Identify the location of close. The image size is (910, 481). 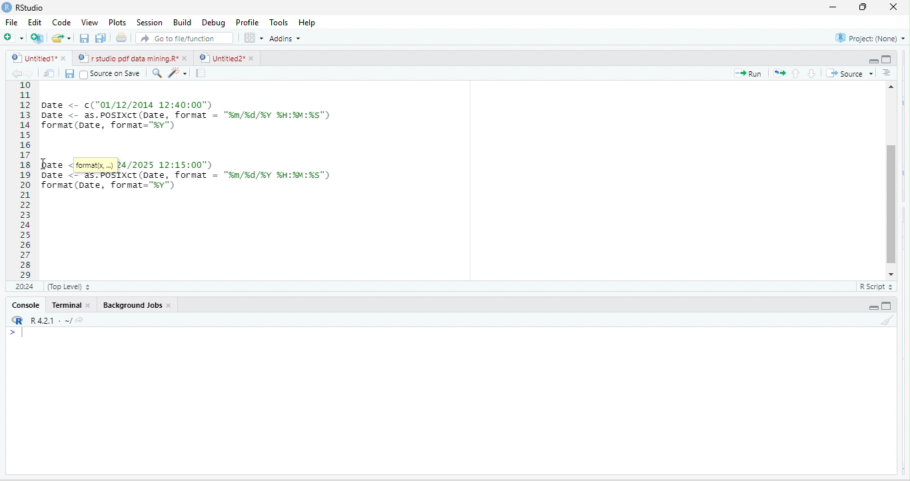
(63, 58).